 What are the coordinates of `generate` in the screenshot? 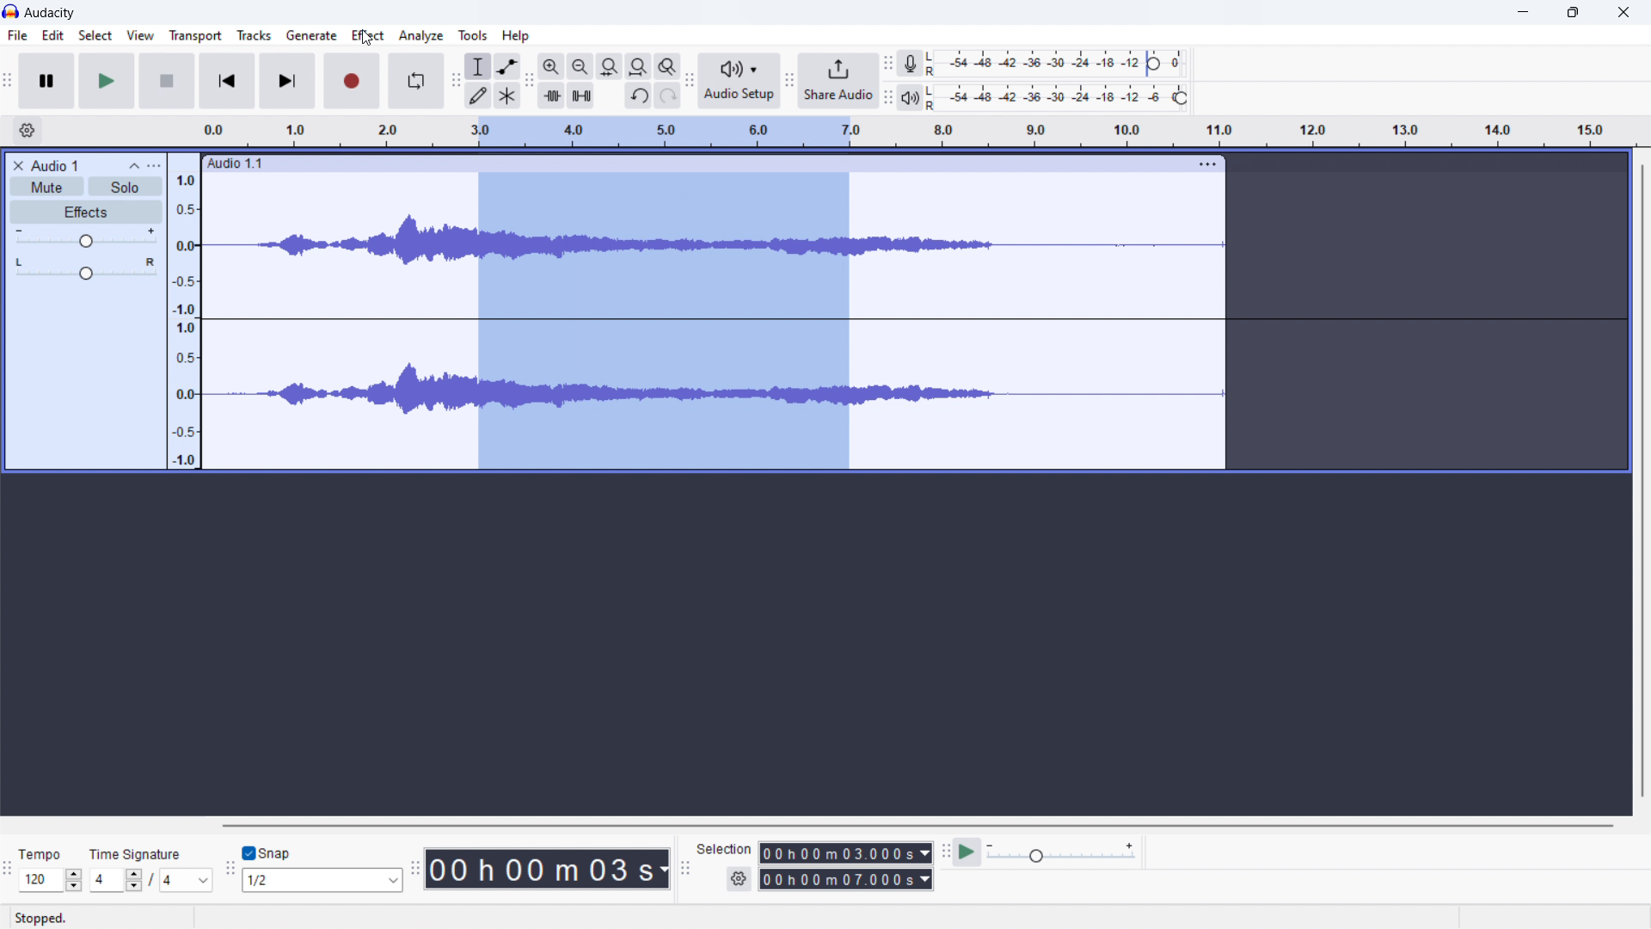 It's located at (311, 36).